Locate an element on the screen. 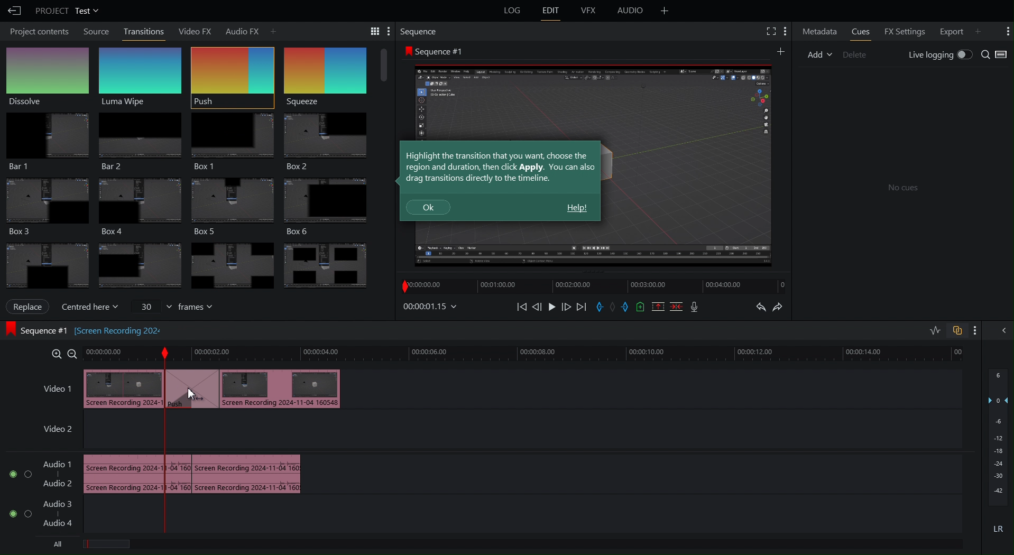 The image size is (1014, 555). Remove Marker is located at coordinates (614, 307).